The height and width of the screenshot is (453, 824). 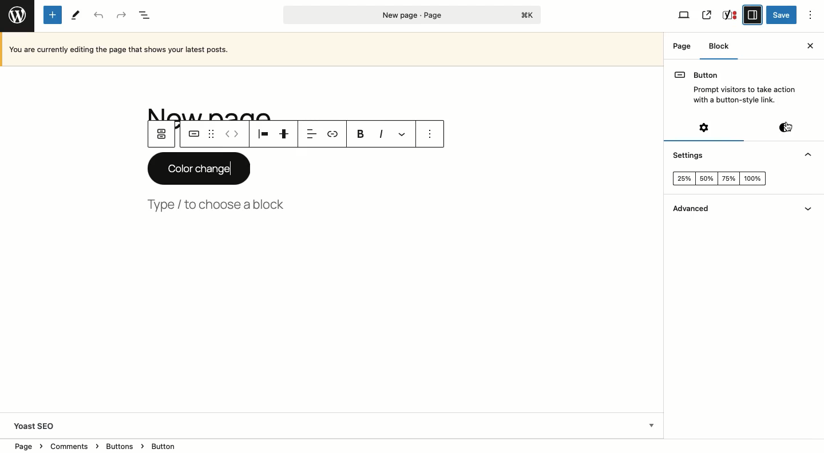 What do you see at coordinates (76, 15) in the screenshot?
I see `Tools` at bounding box center [76, 15].